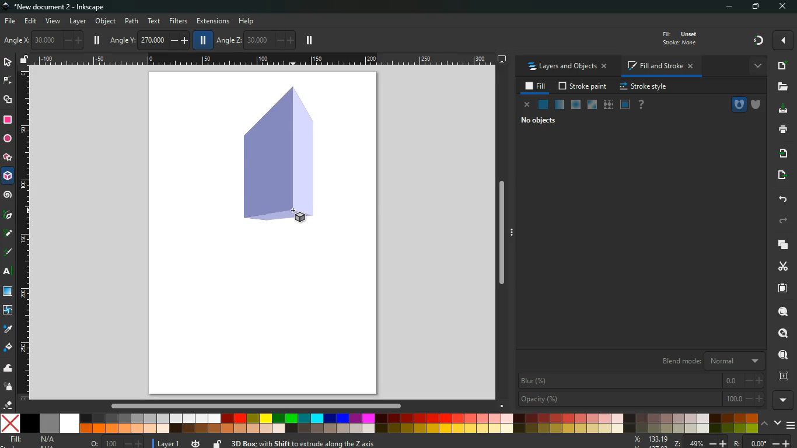 The image size is (797, 448). Describe the element at coordinates (196, 441) in the screenshot. I see `time` at that location.